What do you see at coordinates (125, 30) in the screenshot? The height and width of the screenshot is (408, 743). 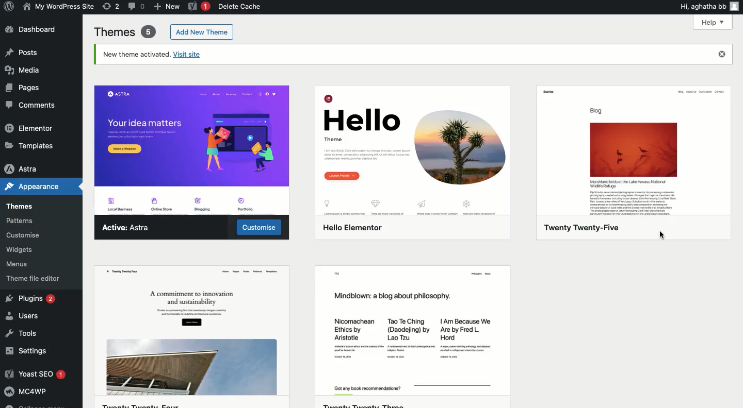 I see `Themes 5` at bounding box center [125, 30].